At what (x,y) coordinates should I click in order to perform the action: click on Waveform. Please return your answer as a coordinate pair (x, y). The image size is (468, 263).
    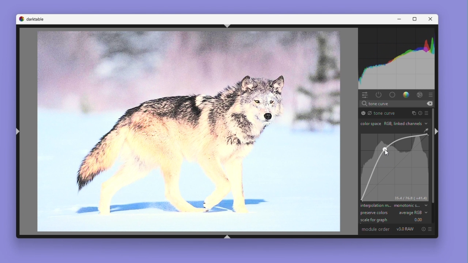
    Looking at the image, I should click on (397, 60).